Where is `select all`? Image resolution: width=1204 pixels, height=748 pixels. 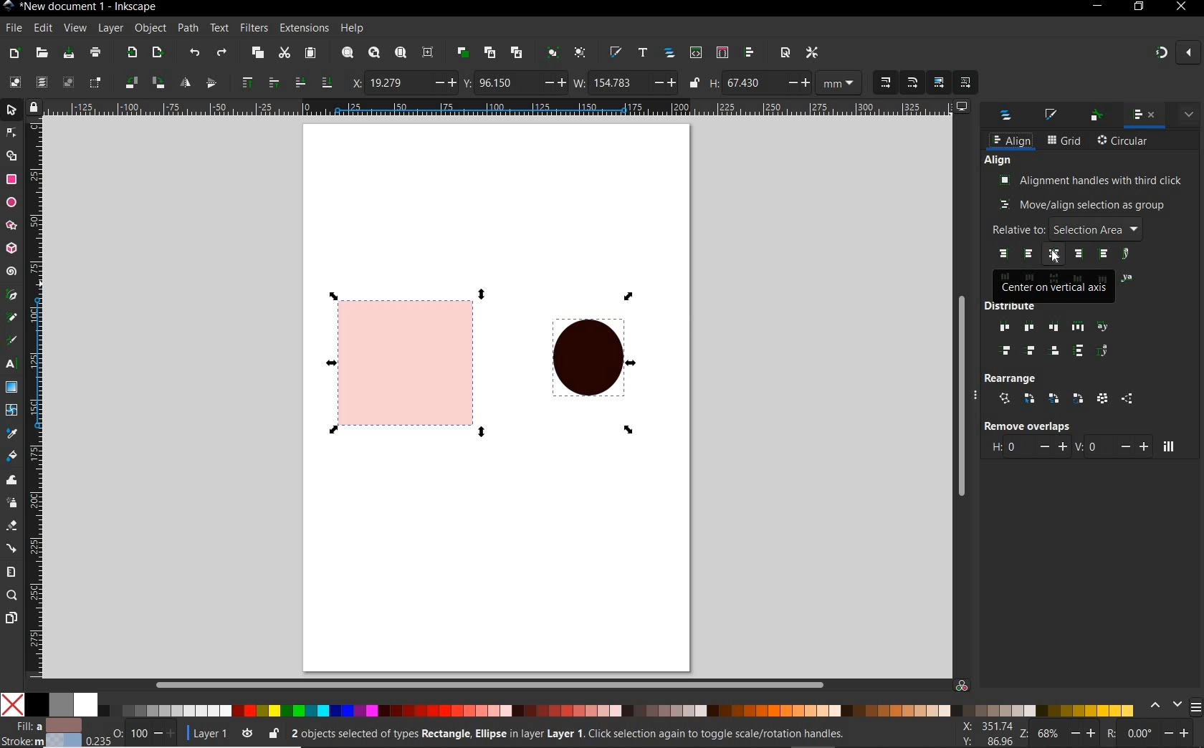
select all is located at coordinates (14, 82).